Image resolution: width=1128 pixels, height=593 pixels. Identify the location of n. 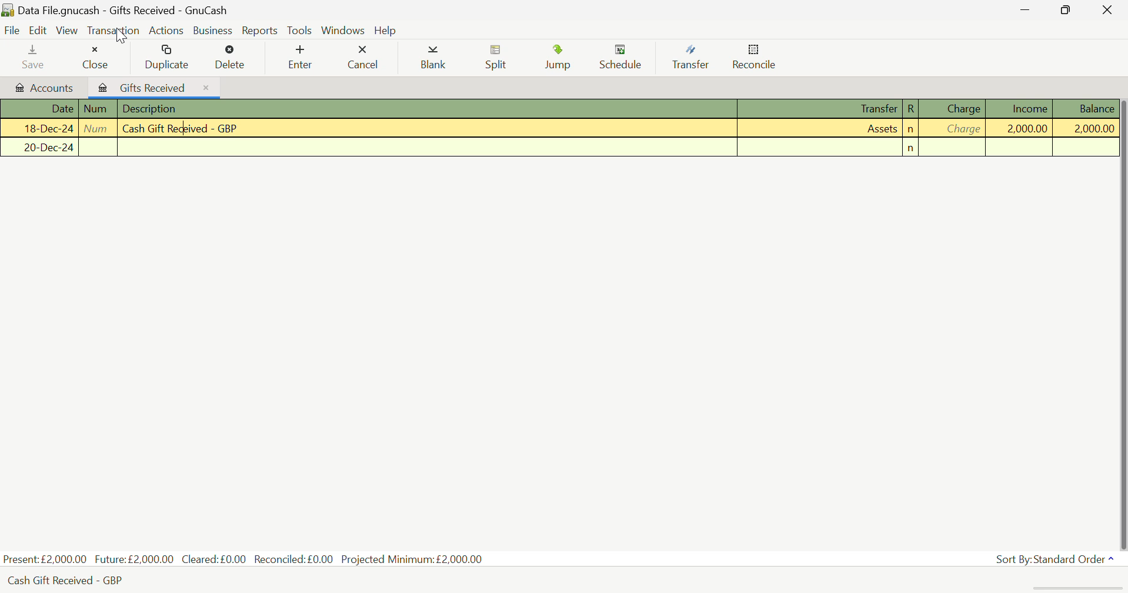
(911, 130).